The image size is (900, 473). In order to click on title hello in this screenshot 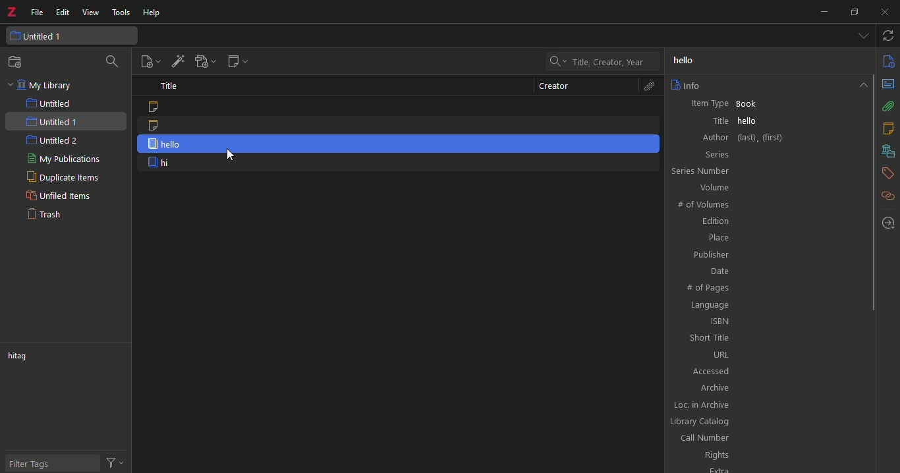, I will do `click(735, 121)`.